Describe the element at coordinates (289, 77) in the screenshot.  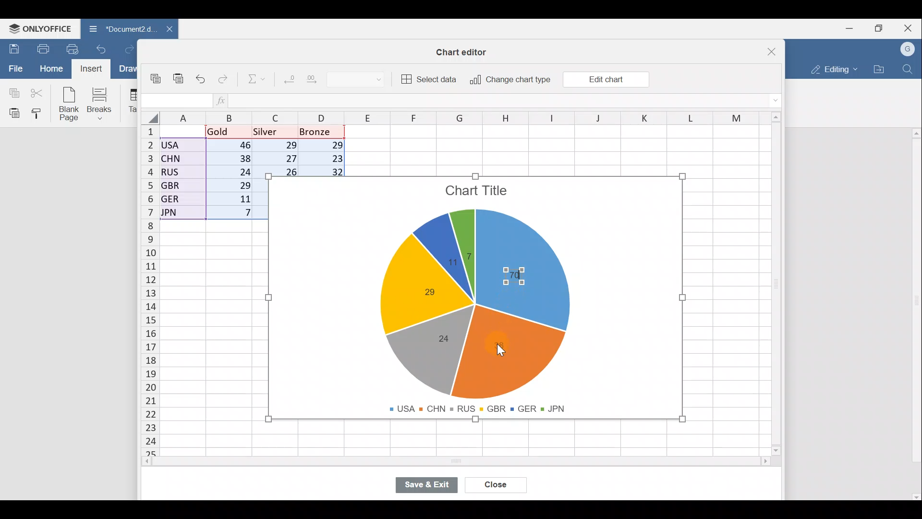
I see `Decrease decimal` at that location.